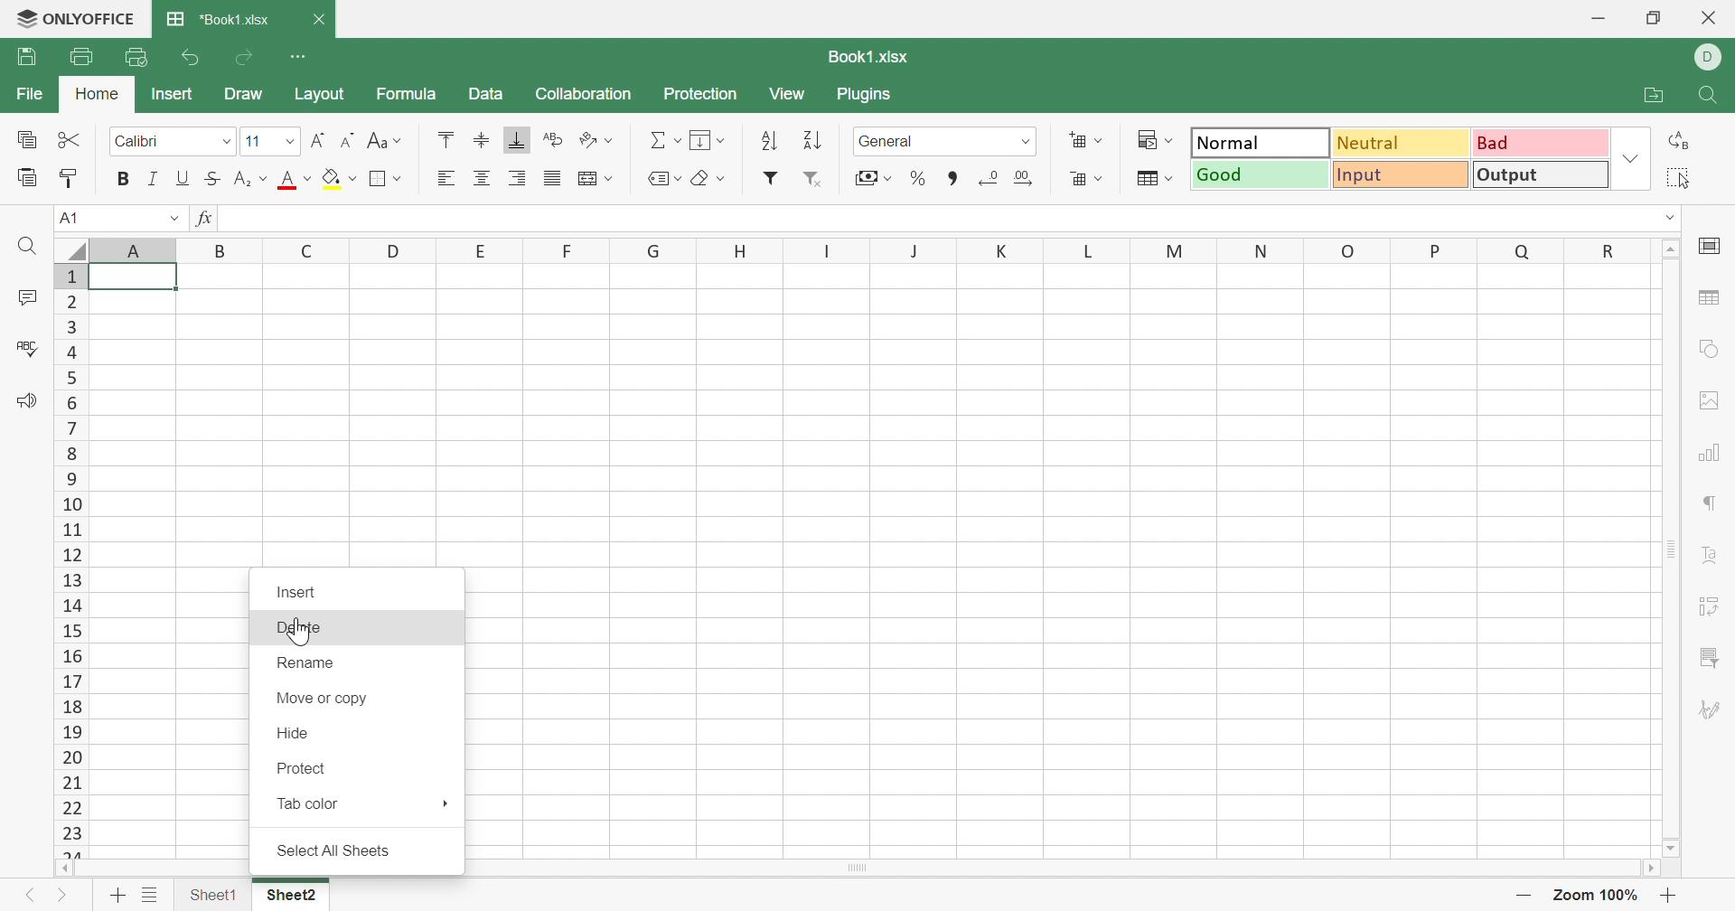 This screenshot has width=1735, height=911. Describe the element at coordinates (1656, 15) in the screenshot. I see `Restore Down` at that location.